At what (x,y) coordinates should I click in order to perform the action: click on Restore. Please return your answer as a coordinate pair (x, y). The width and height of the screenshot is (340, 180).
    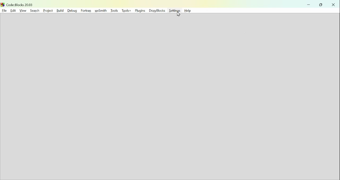
    Looking at the image, I should click on (321, 5).